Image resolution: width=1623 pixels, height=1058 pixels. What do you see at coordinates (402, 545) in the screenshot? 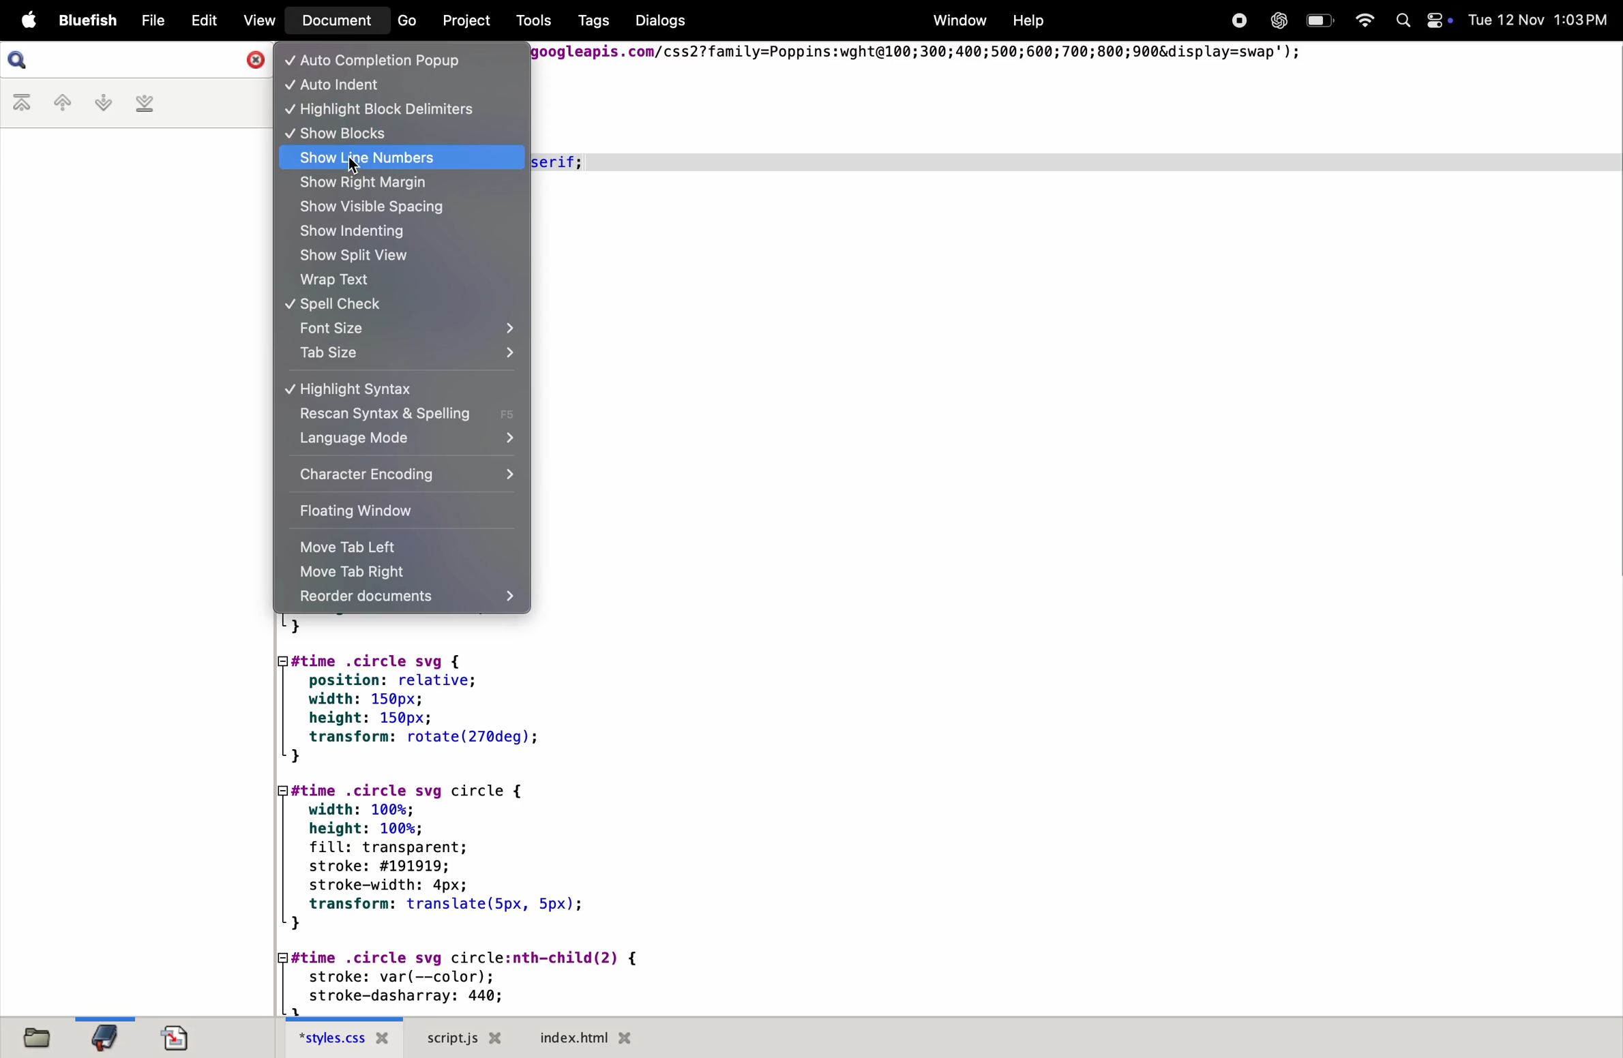
I see `move tab left` at bounding box center [402, 545].